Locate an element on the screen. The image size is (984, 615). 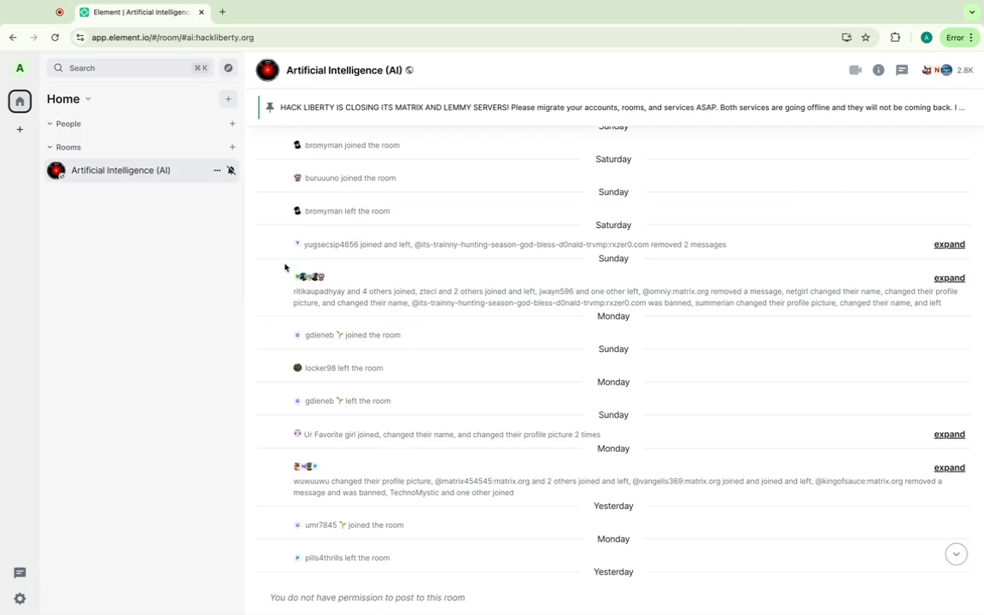
profile pictures is located at coordinates (307, 466).